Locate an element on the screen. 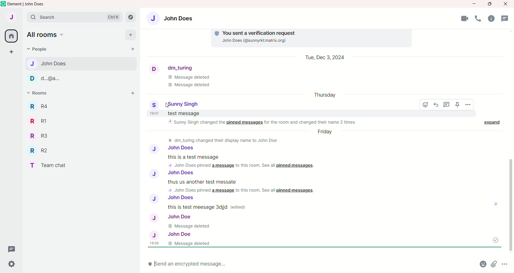  more options is located at coordinates (506, 264).